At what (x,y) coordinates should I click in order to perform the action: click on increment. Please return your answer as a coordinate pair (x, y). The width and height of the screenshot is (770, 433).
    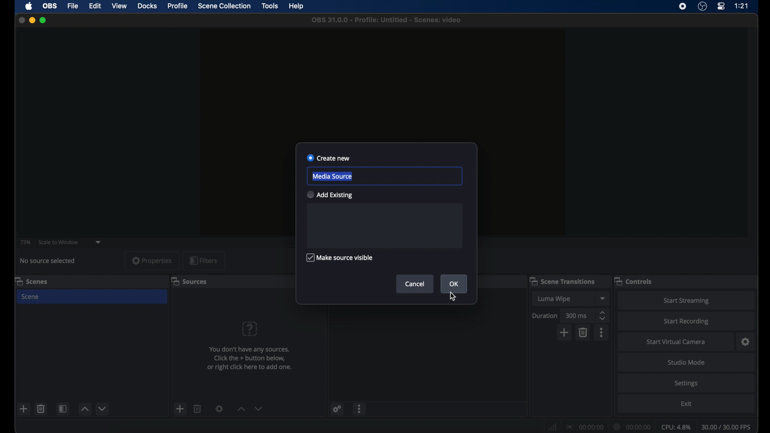
    Looking at the image, I should click on (84, 409).